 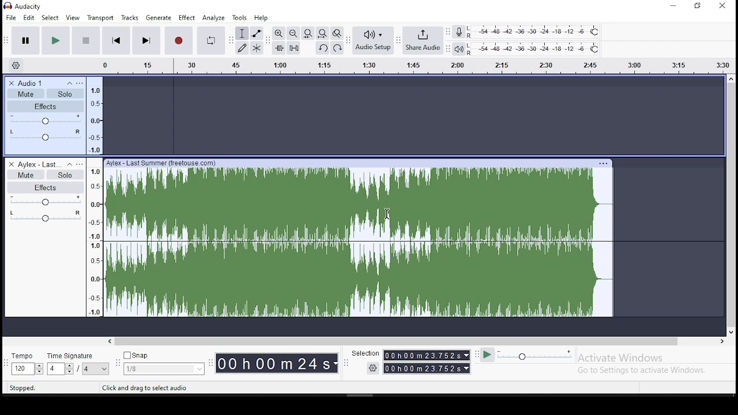 I want to click on envelope tool, so click(x=256, y=33).